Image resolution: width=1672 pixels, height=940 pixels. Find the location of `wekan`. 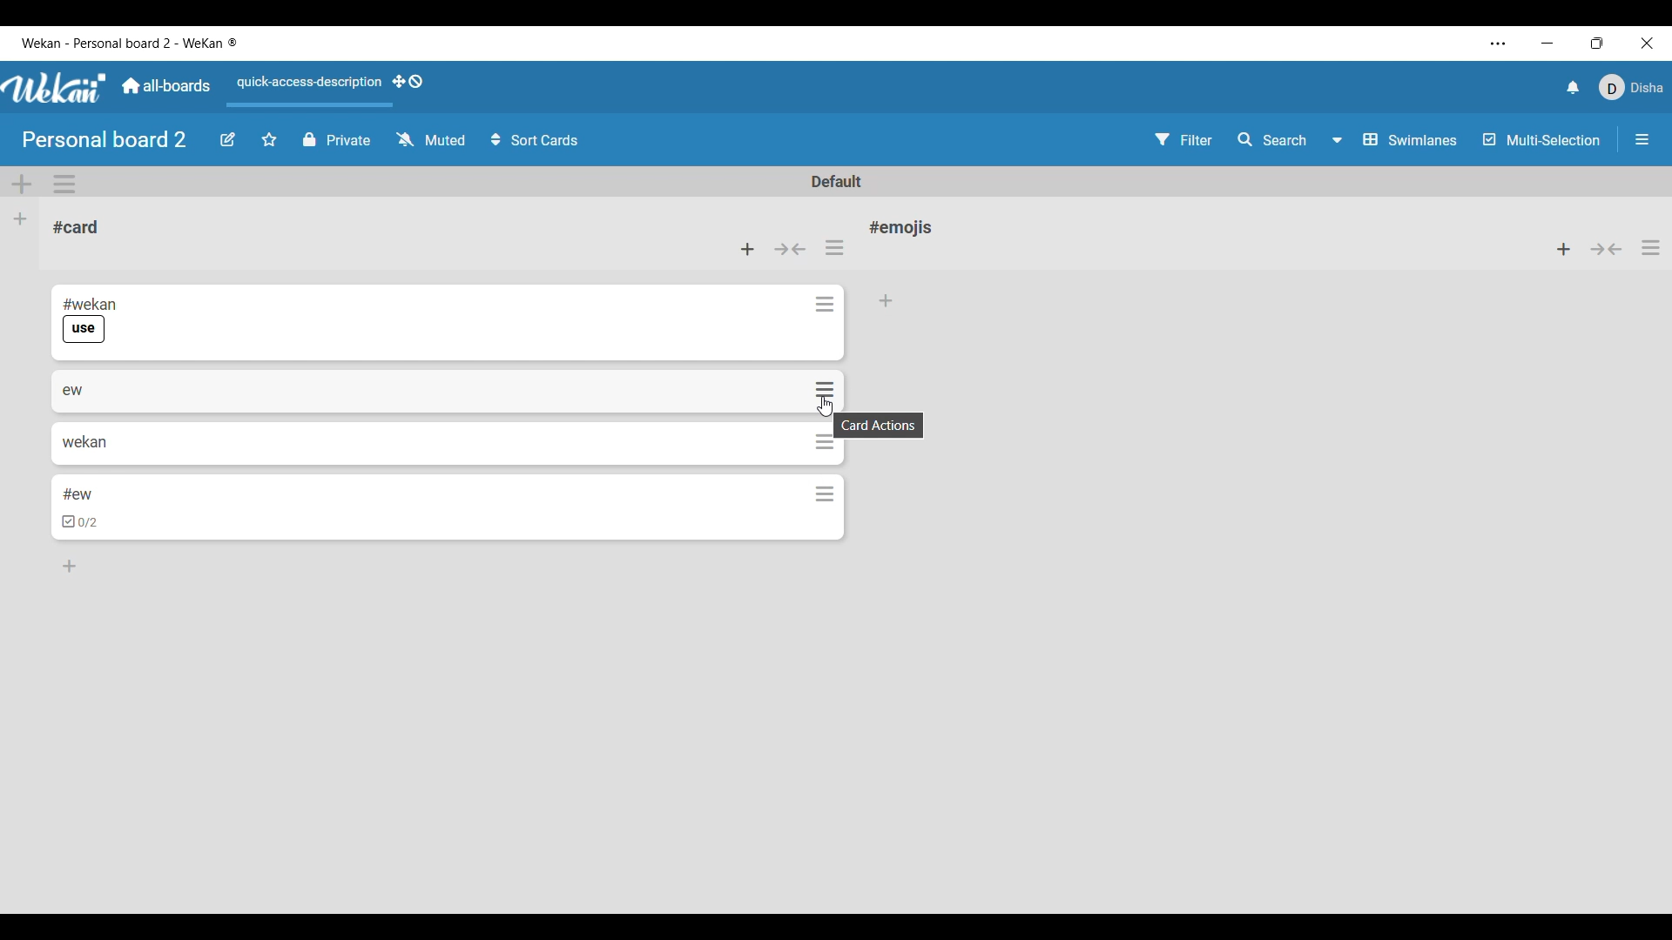

wekan is located at coordinates (85, 442).